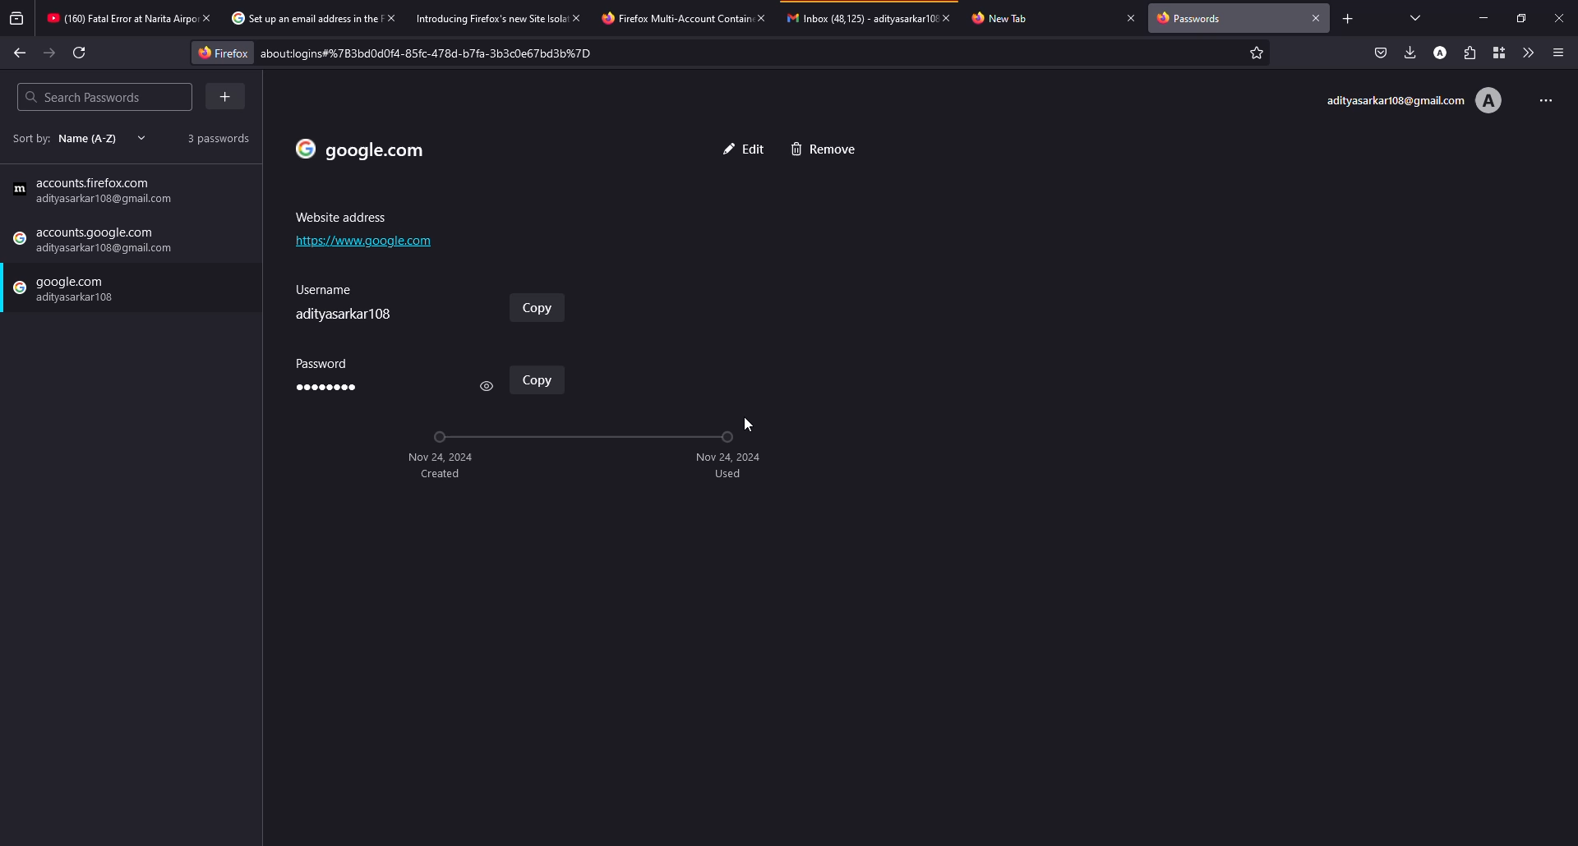  What do you see at coordinates (228, 96) in the screenshot?
I see `add more` at bounding box center [228, 96].